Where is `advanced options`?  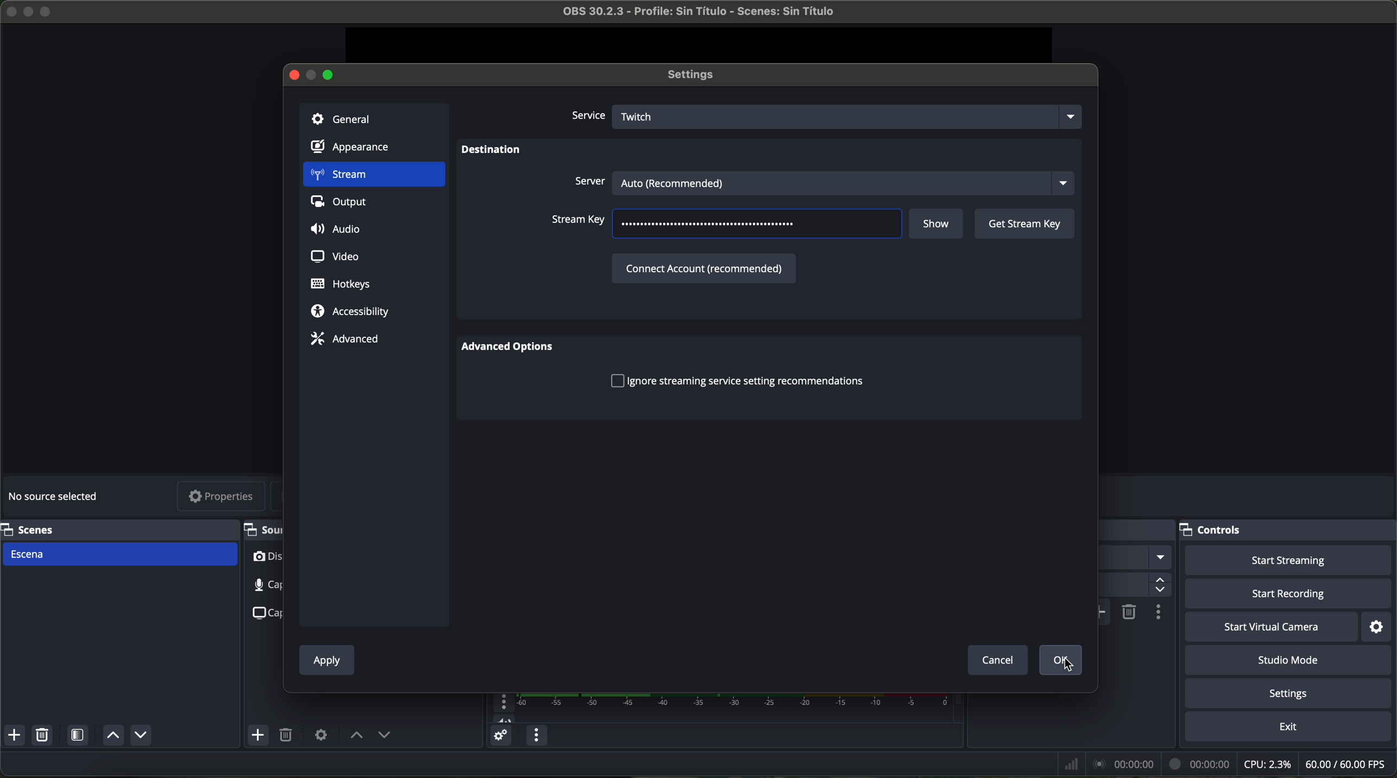 advanced options is located at coordinates (514, 348).